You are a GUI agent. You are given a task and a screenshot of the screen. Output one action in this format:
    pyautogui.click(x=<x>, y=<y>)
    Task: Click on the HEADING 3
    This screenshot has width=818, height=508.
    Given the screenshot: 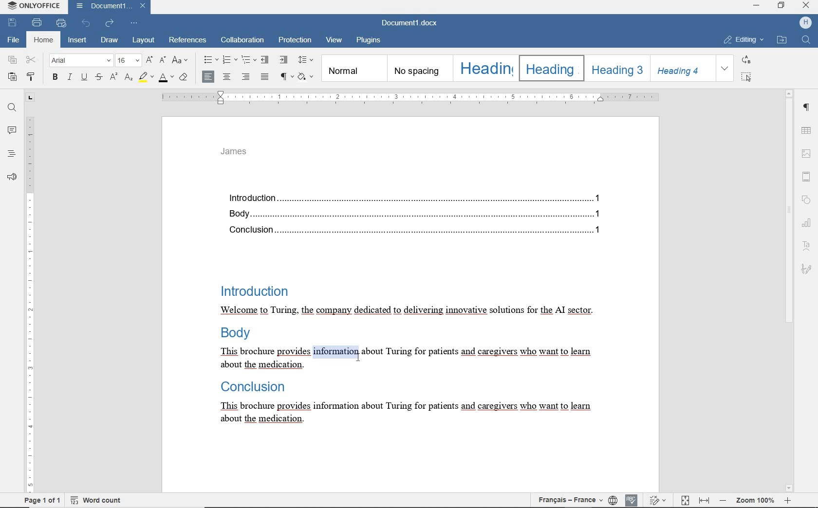 What is the action you would take?
    pyautogui.click(x=616, y=68)
    